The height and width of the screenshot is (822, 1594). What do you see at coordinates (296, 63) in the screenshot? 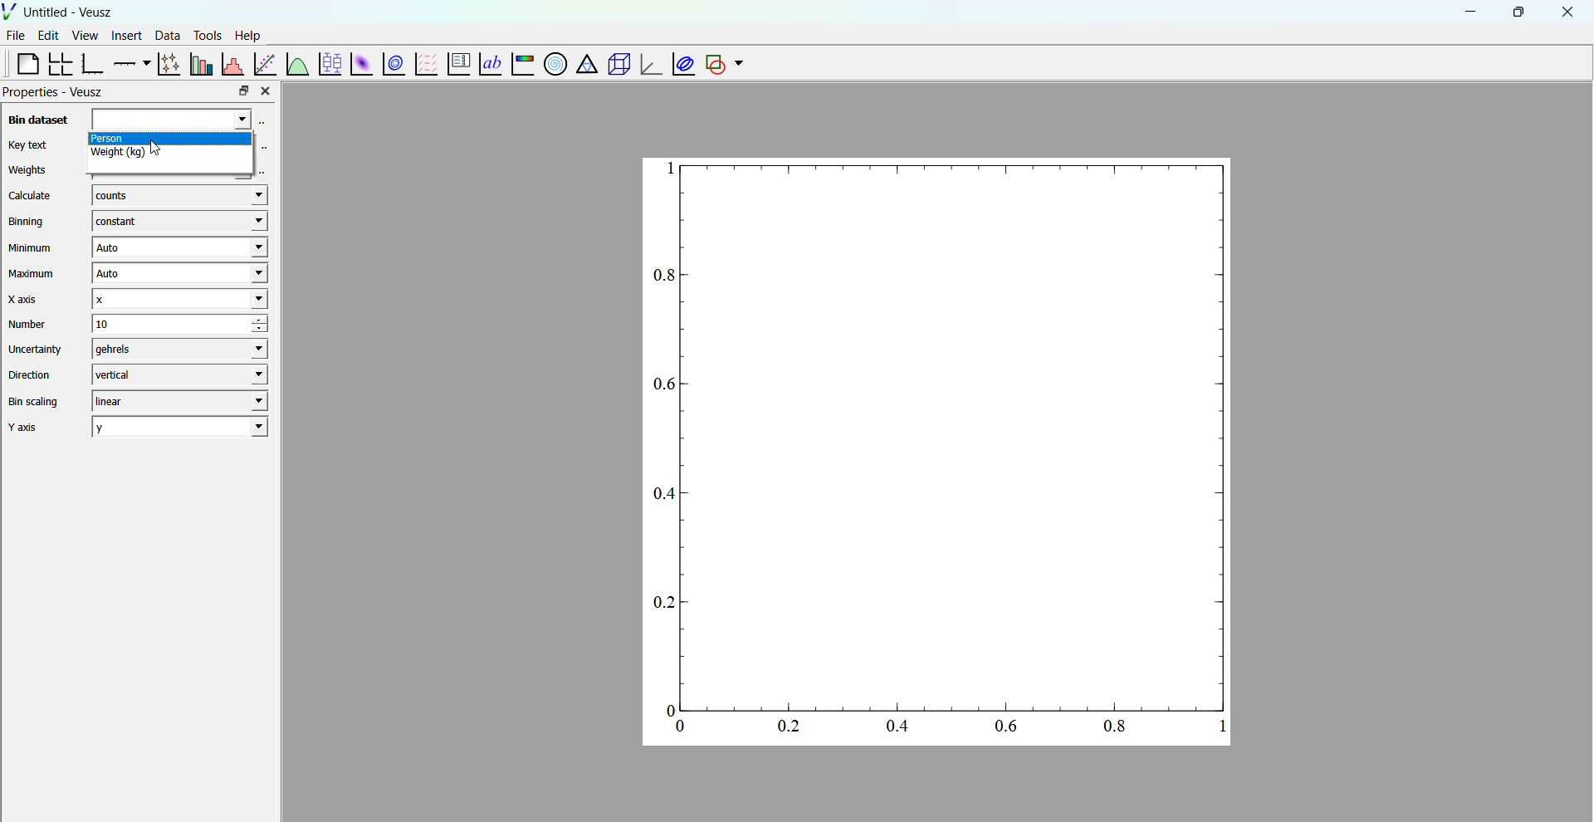
I see `plot functions` at bounding box center [296, 63].